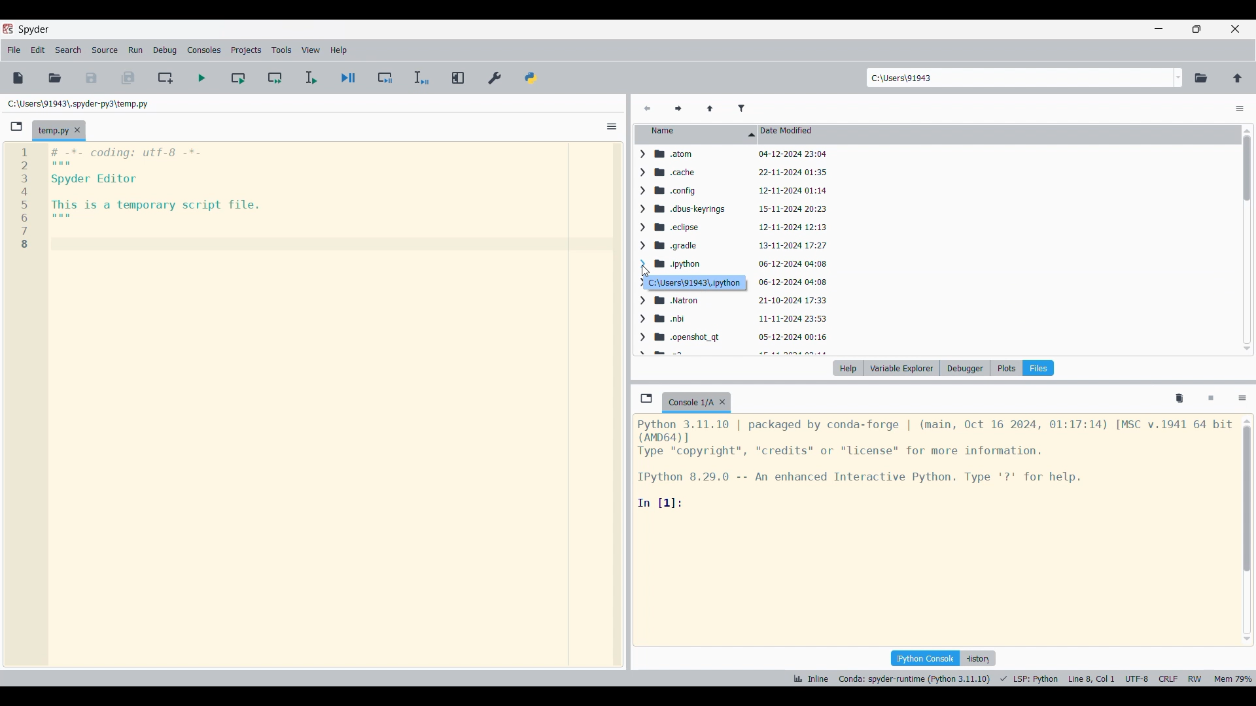 Image resolution: width=1256 pixels, height=706 pixels. I want to click on Tools menu, so click(282, 50).